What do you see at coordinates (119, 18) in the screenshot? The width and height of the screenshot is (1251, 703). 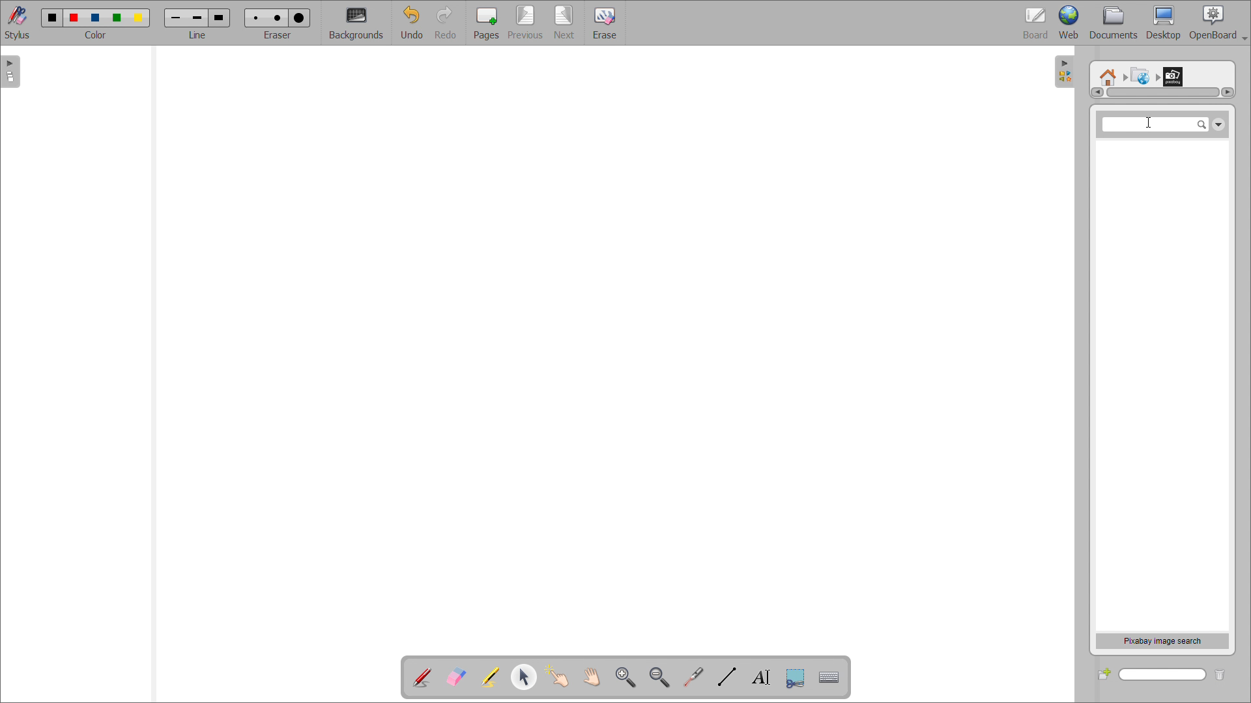 I see `Color 4` at bounding box center [119, 18].